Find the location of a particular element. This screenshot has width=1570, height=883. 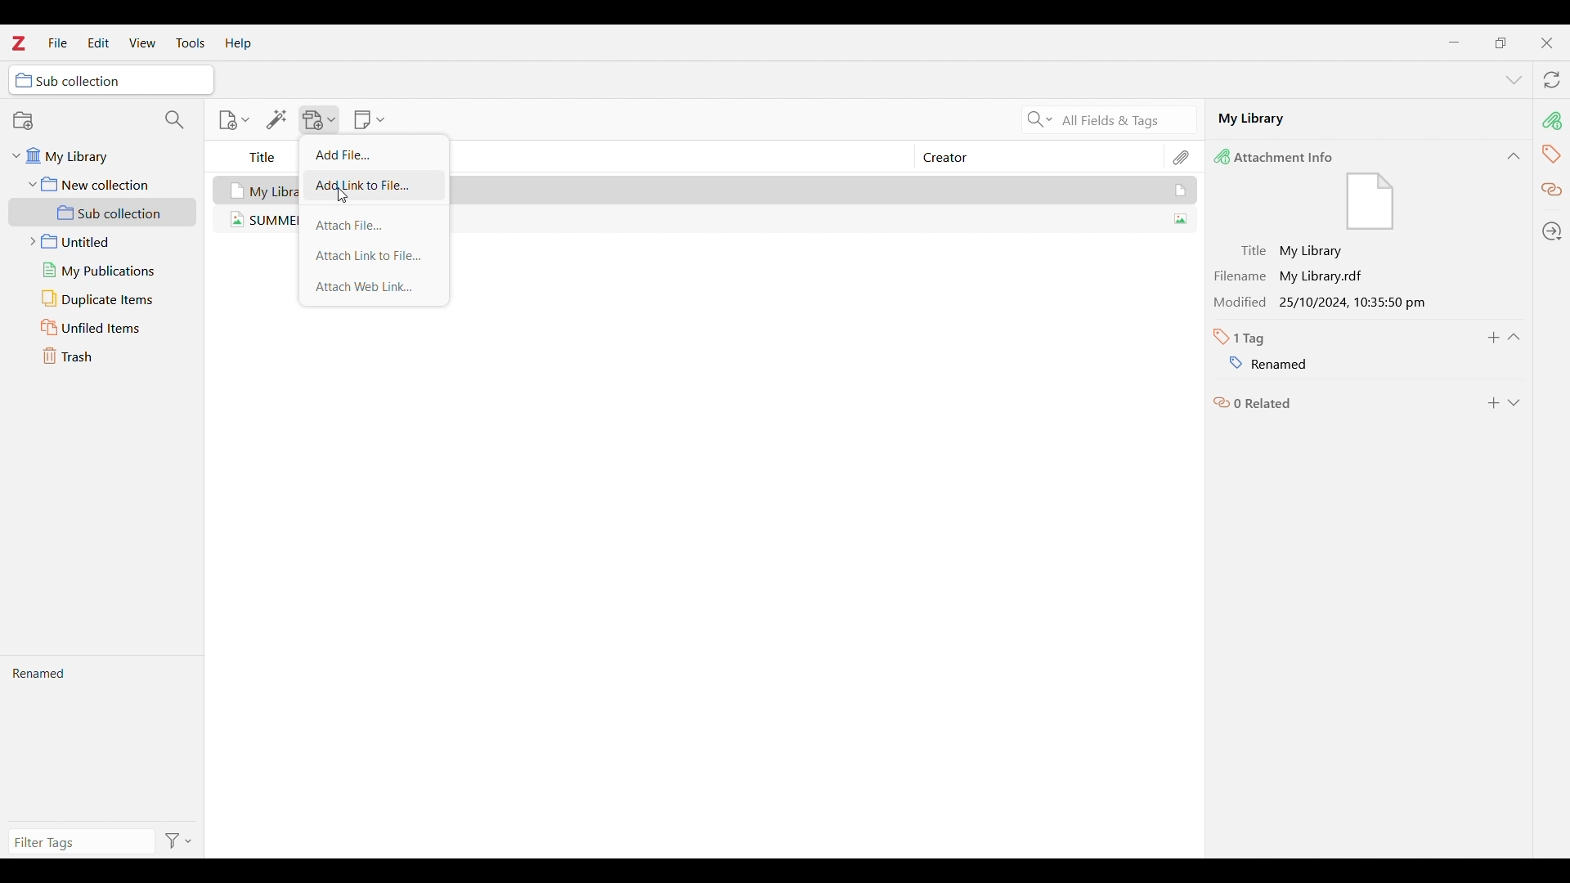

Attachment Info is located at coordinates (1281, 157).